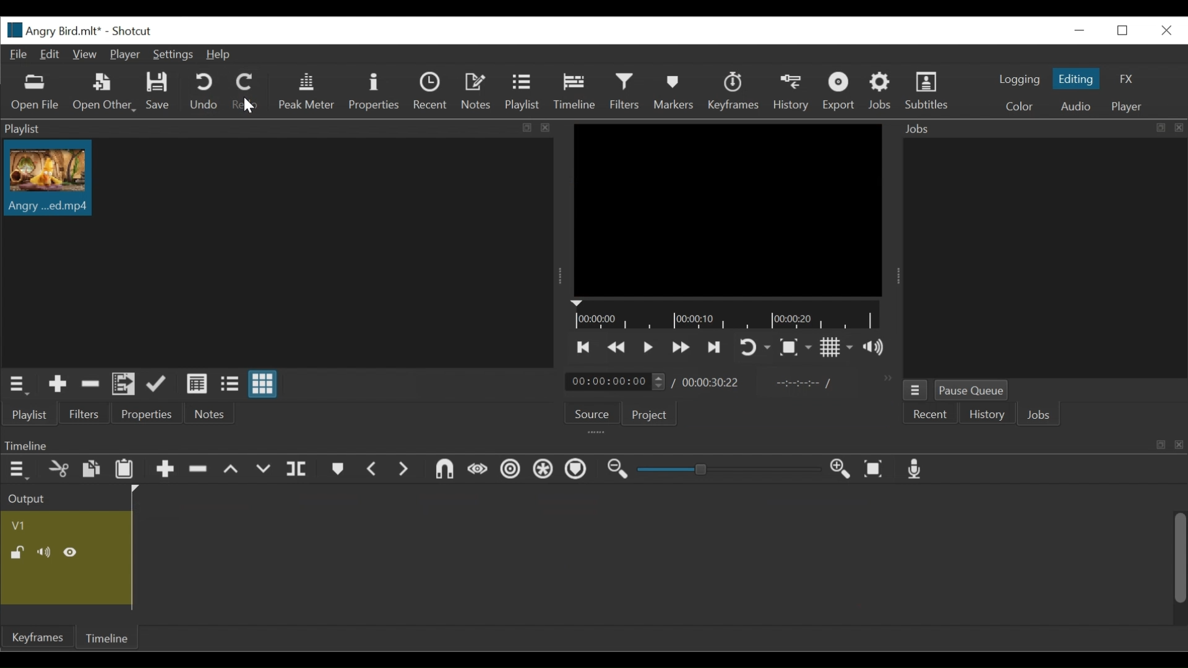 This screenshot has width=1188, height=668. What do you see at coordinates (1041, 416) in the screenshot?
I see `Jobs` at bounding box center [1041, 416].